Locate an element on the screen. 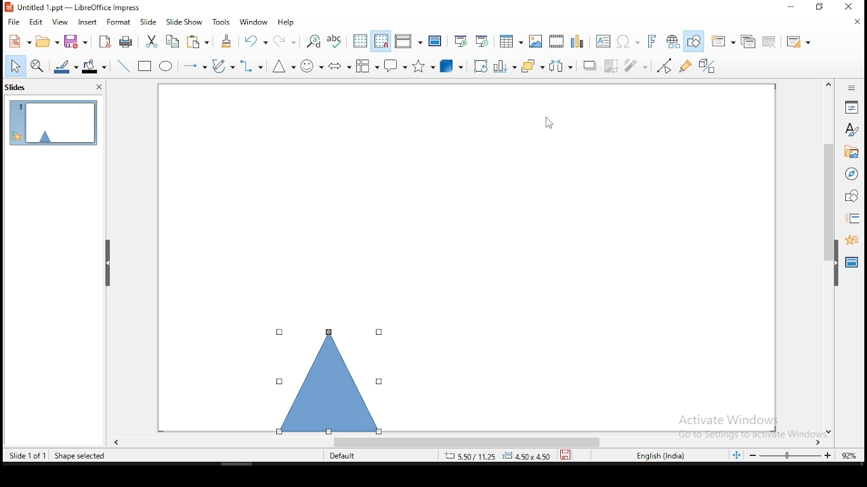 The width and height of the screenshot is (867, 487). slide transition is located at coordinates (855, 218).